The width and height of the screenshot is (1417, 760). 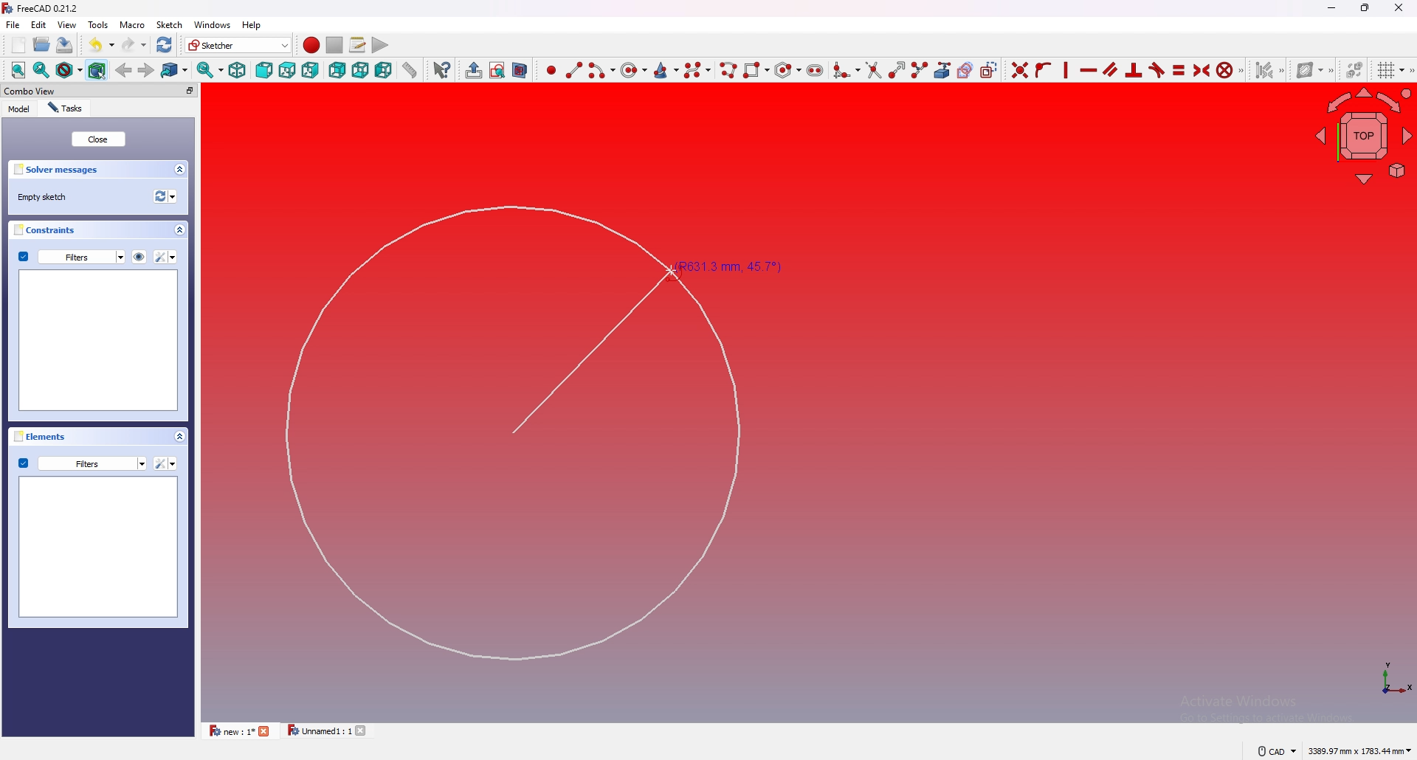 I want to click on file, so click(x=13, y=24).